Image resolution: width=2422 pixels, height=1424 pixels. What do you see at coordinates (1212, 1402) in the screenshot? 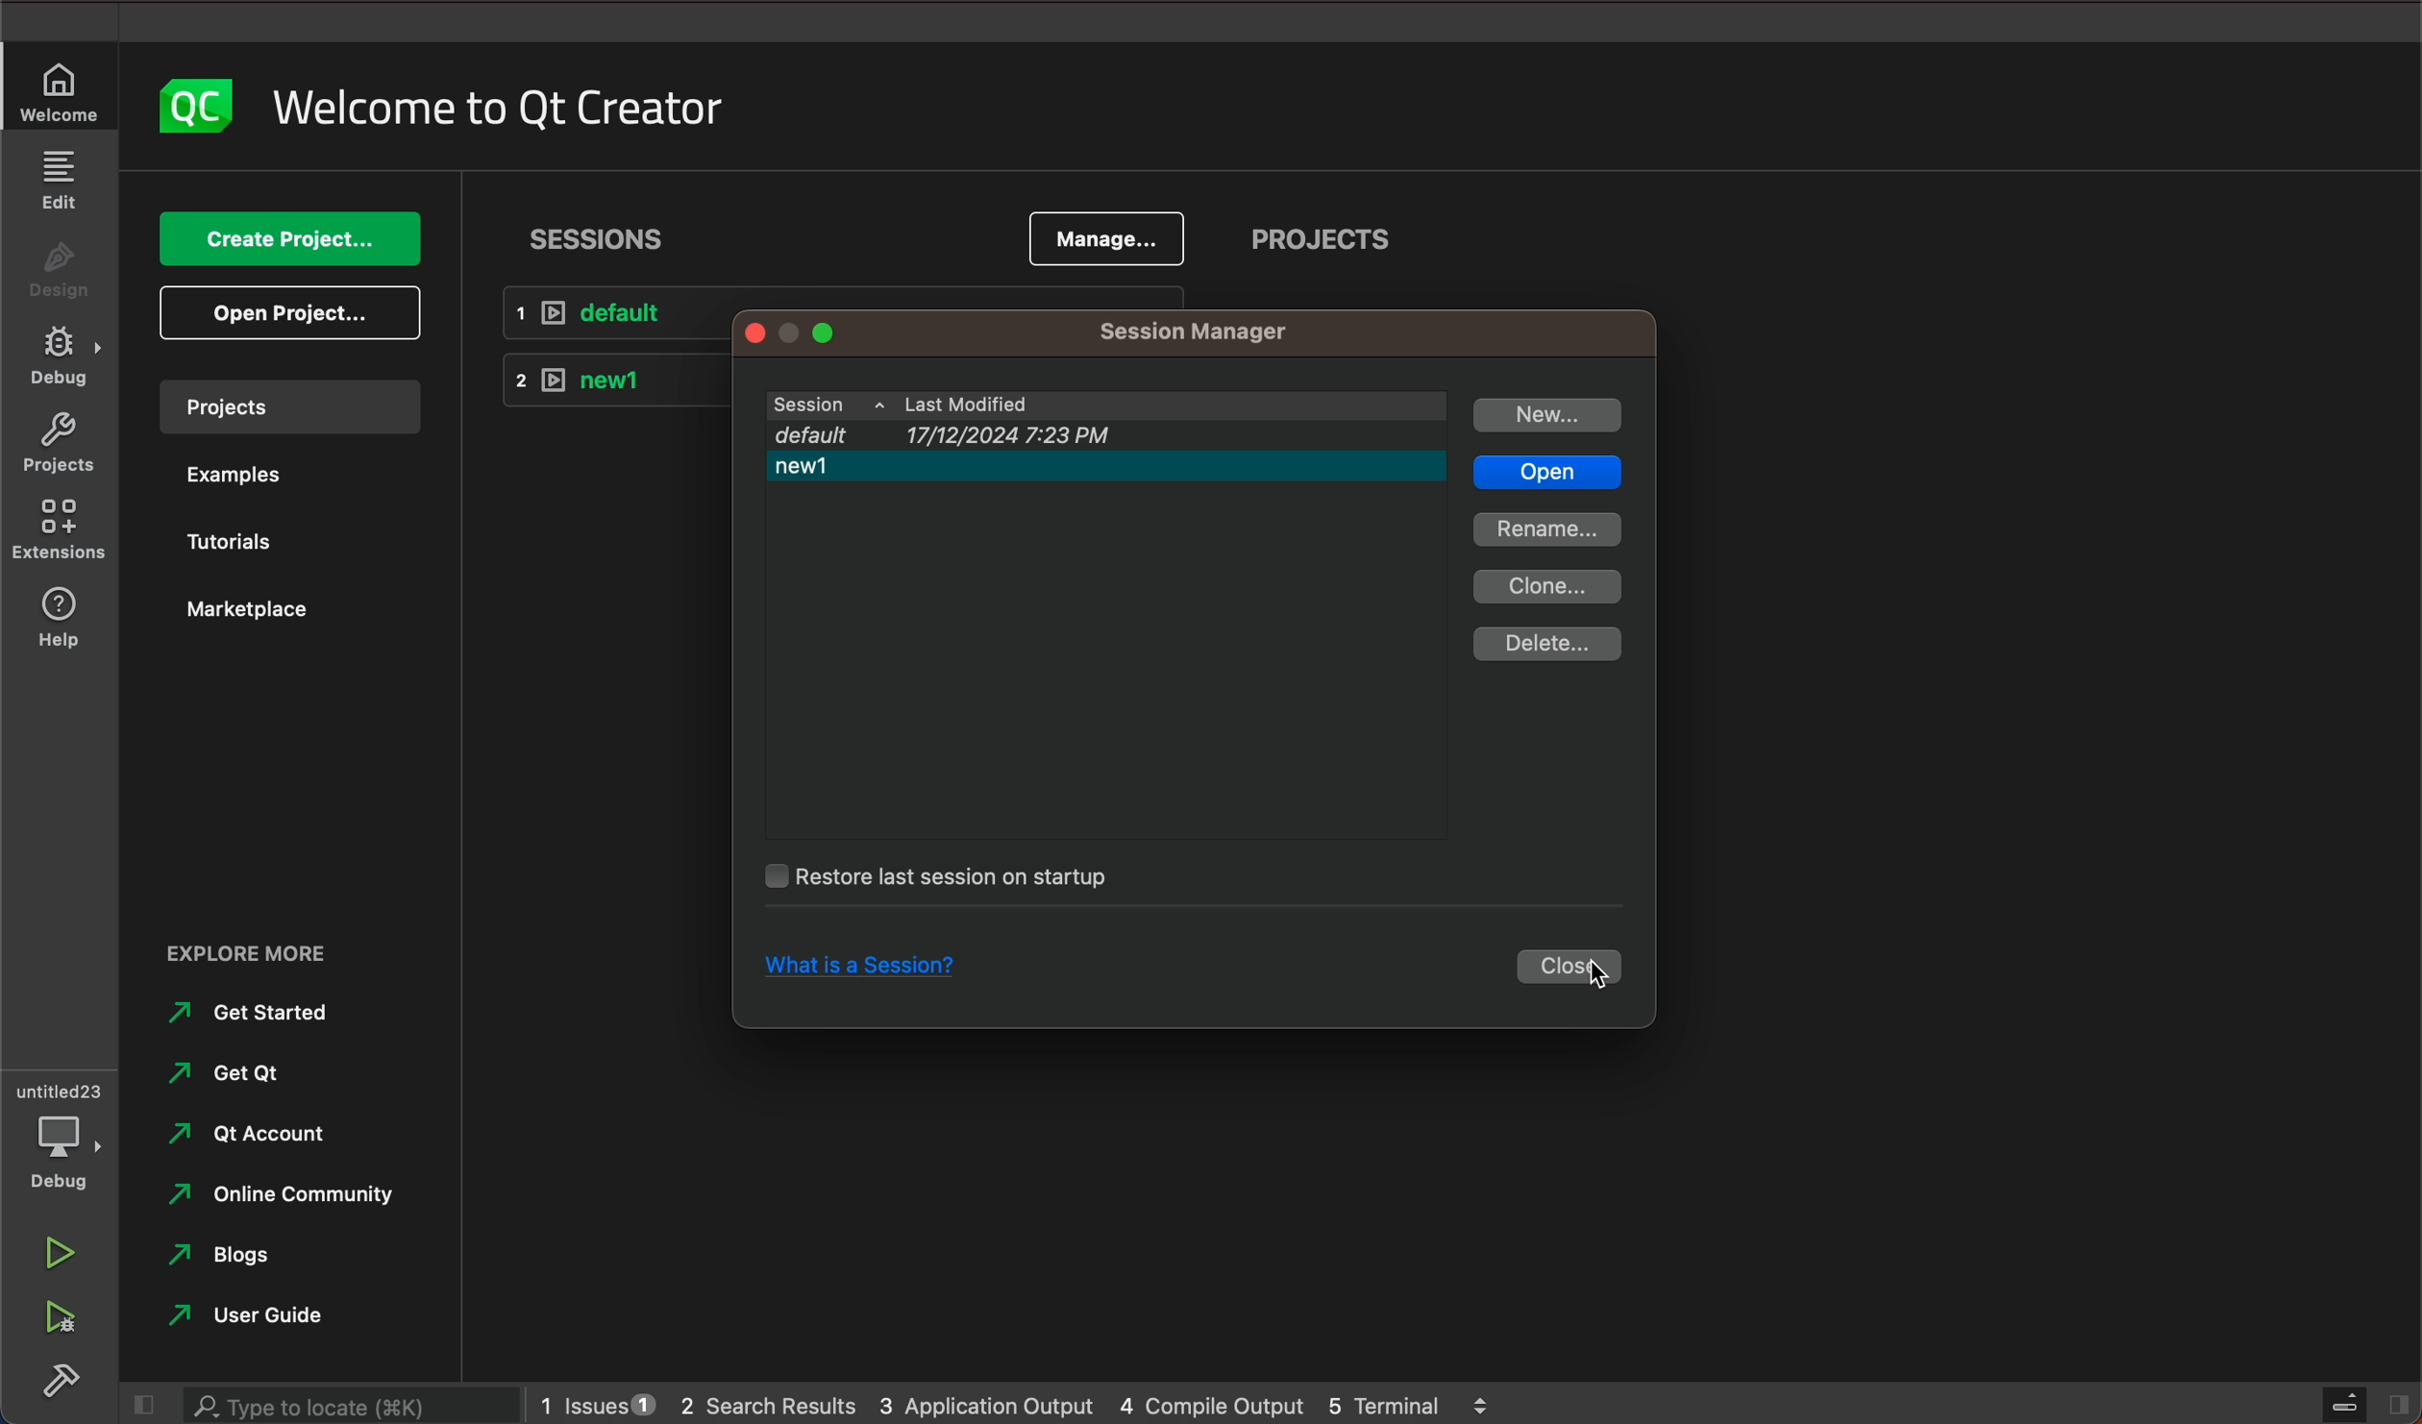
I see `compile output` at bounding box center [1212, 1402].